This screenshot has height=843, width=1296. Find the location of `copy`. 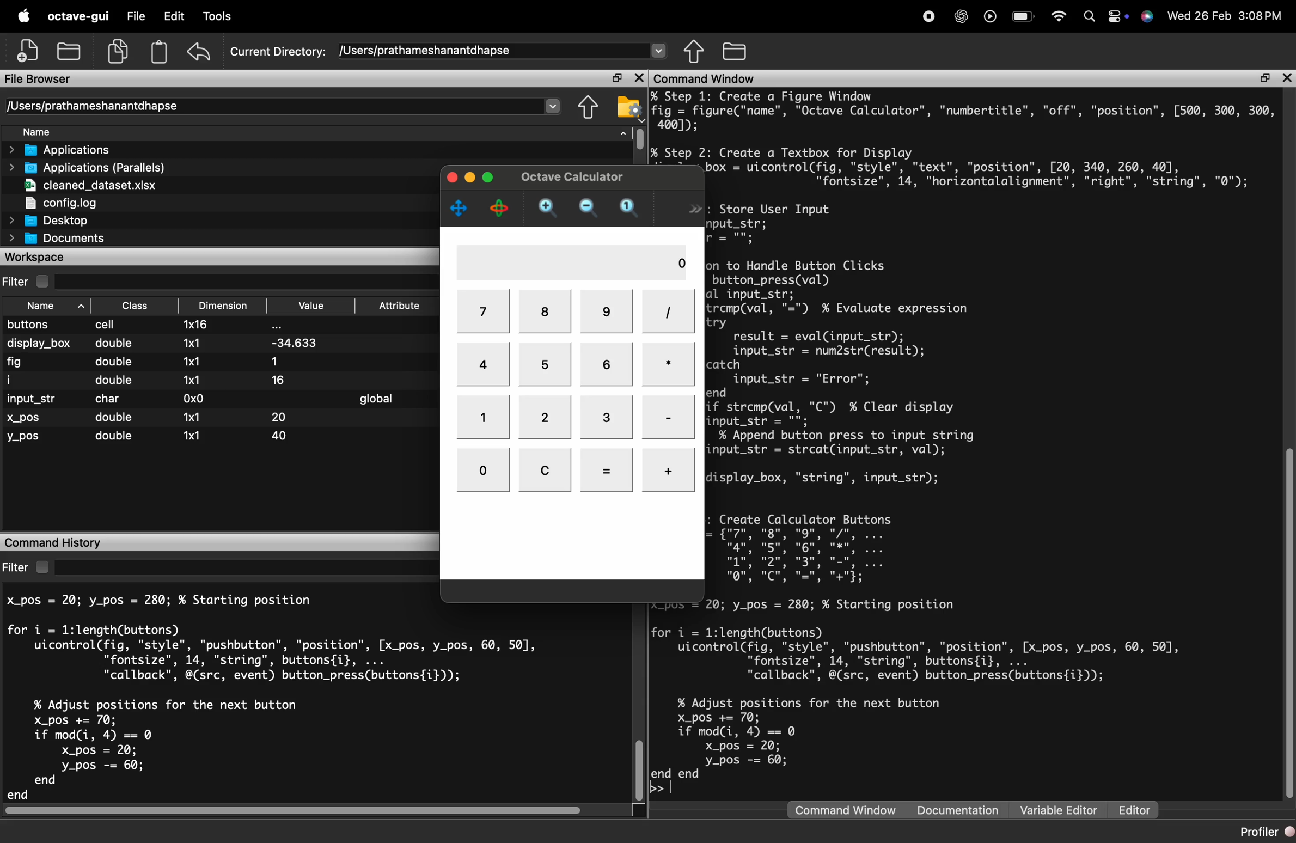

copy is located at coordinates (119, 50).